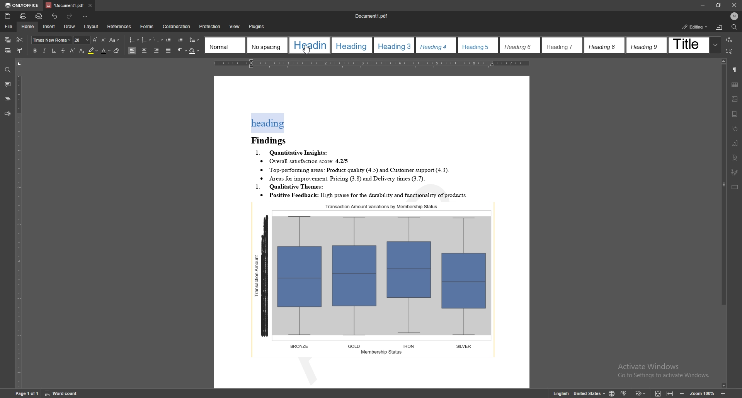 The image size is (742, 398). I want to click on find, so click(735, 27).